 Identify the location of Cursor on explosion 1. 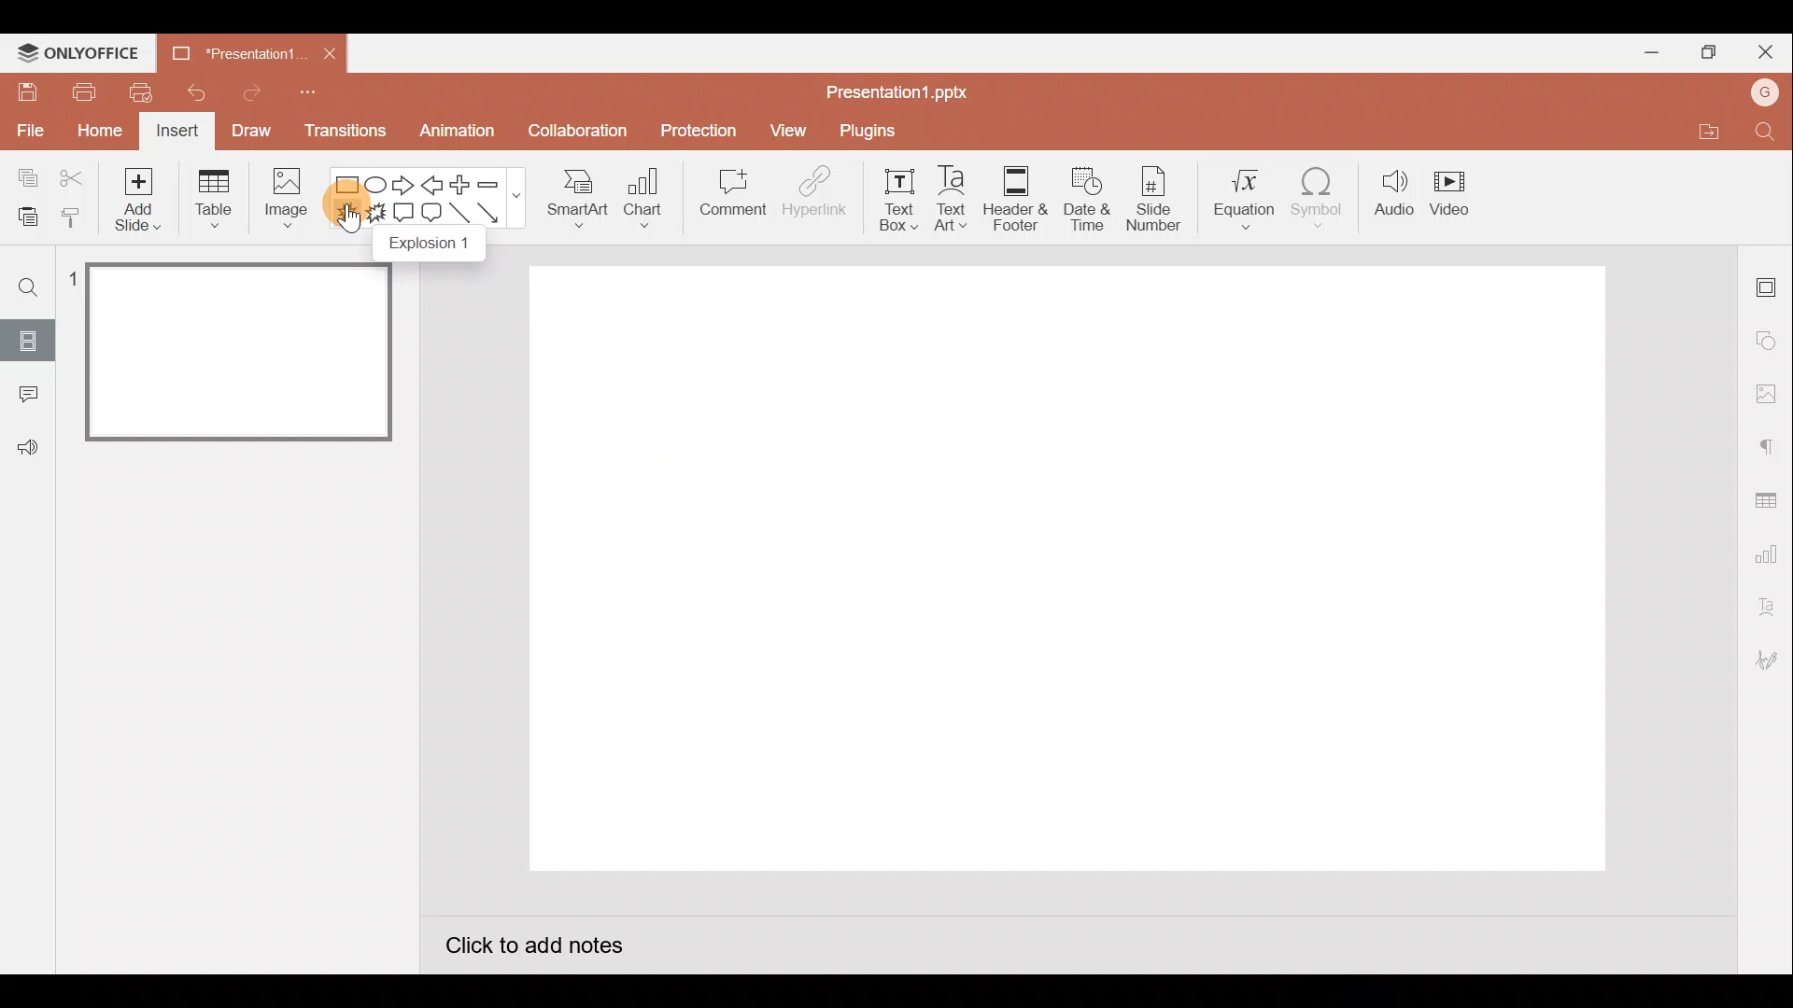
(348, 223).